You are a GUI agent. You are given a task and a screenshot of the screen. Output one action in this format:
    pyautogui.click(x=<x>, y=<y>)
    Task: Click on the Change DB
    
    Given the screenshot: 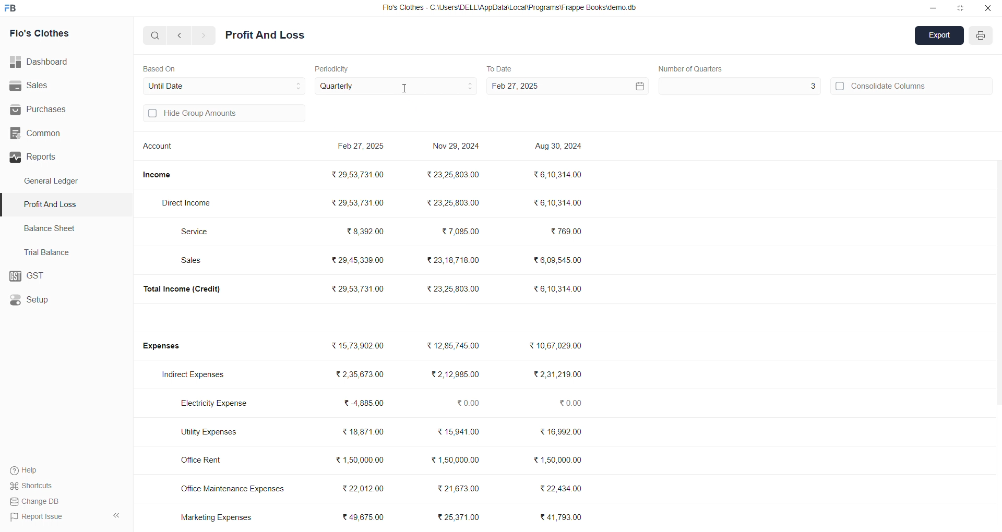 What is the action you would take?
    pyautogui.click(x=37, y=501)
    